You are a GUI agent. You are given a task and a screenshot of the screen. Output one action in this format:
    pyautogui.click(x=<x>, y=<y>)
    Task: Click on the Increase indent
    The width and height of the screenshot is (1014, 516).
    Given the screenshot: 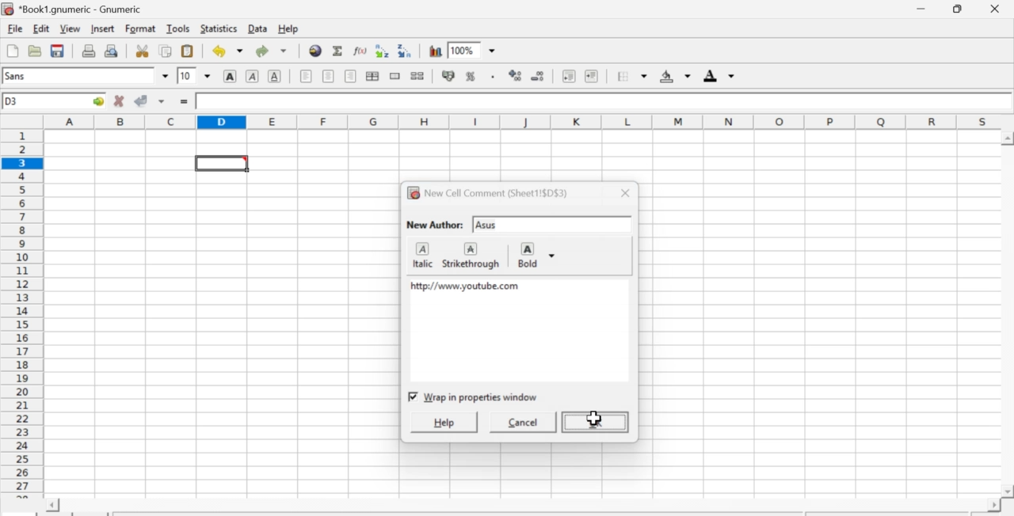 What is the action you would take?
    pyautogui.click(x=595, y=76)
    